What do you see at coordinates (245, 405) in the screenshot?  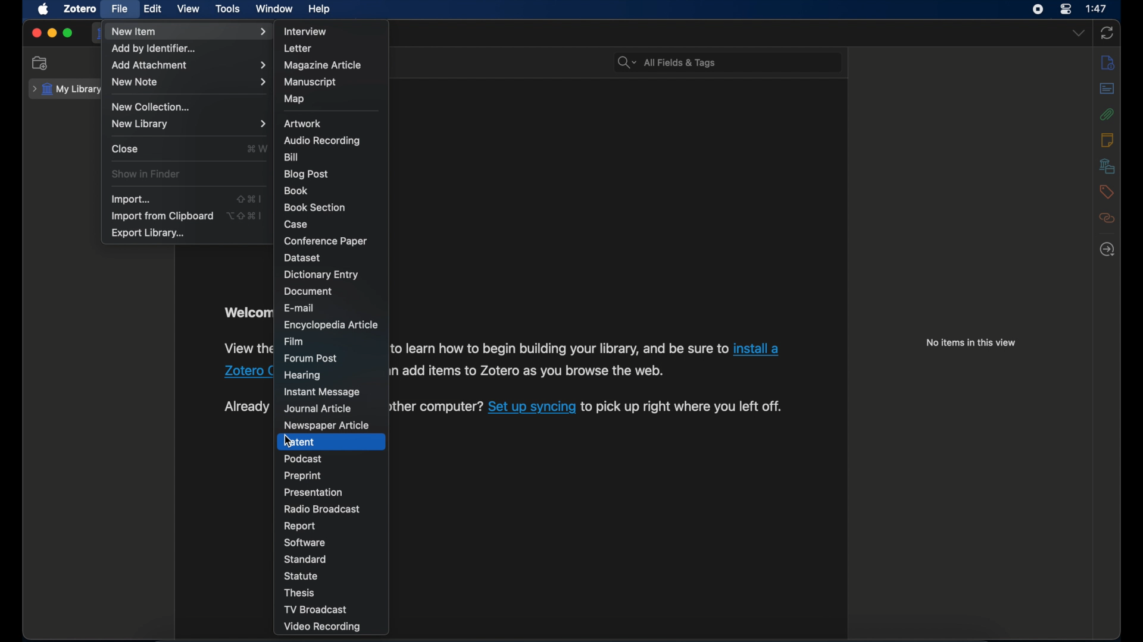 I see `Already` at bounding box center [245, 405].